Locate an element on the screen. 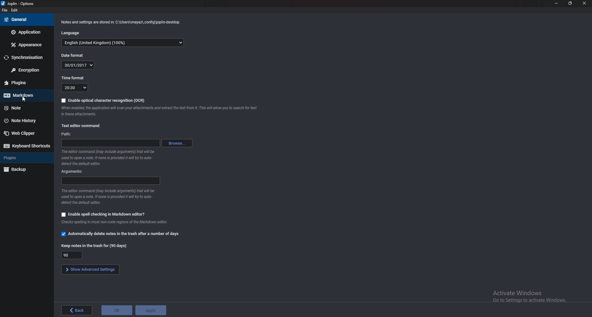 The height and width of the screenshot is (317, 592). edit is located at coordinates (15, 10).